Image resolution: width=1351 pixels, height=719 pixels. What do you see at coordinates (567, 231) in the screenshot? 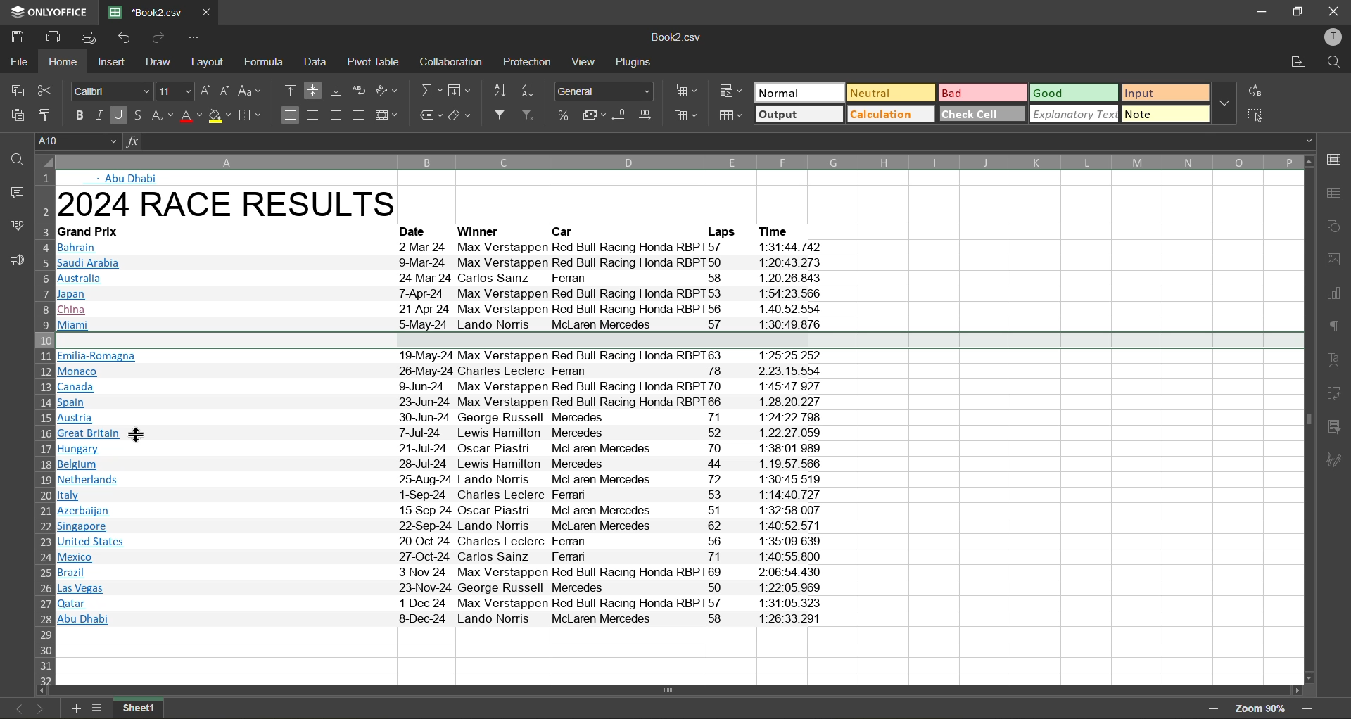
I see `Car` at bounding box center [567, 231].